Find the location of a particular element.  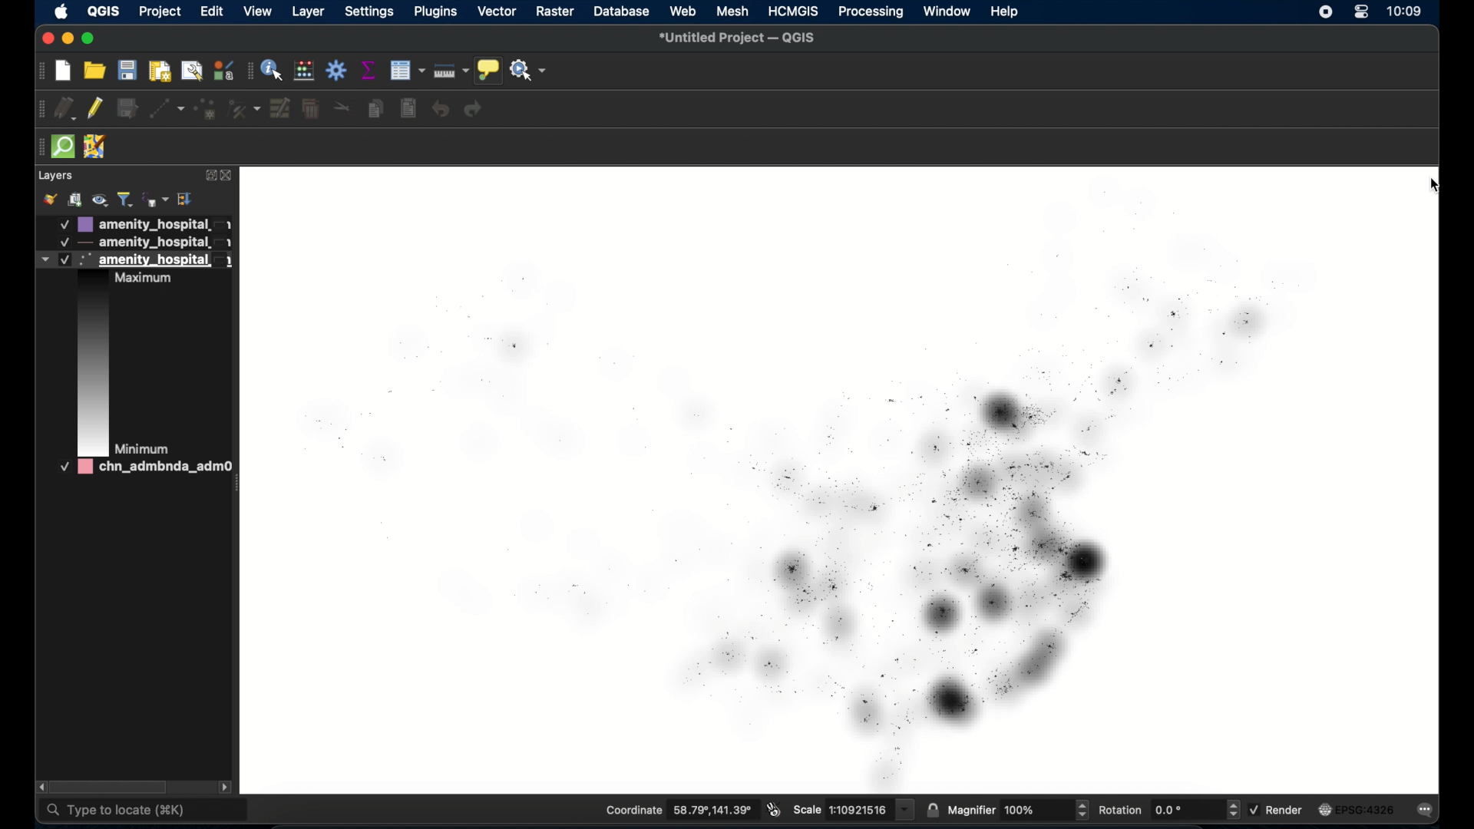

processing is located at coordinates (870, 12).